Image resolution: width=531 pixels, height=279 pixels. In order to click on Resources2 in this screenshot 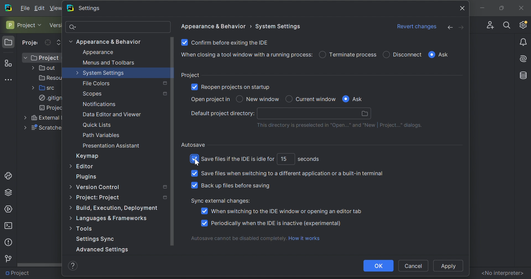, I will do `click(48, 78)`.